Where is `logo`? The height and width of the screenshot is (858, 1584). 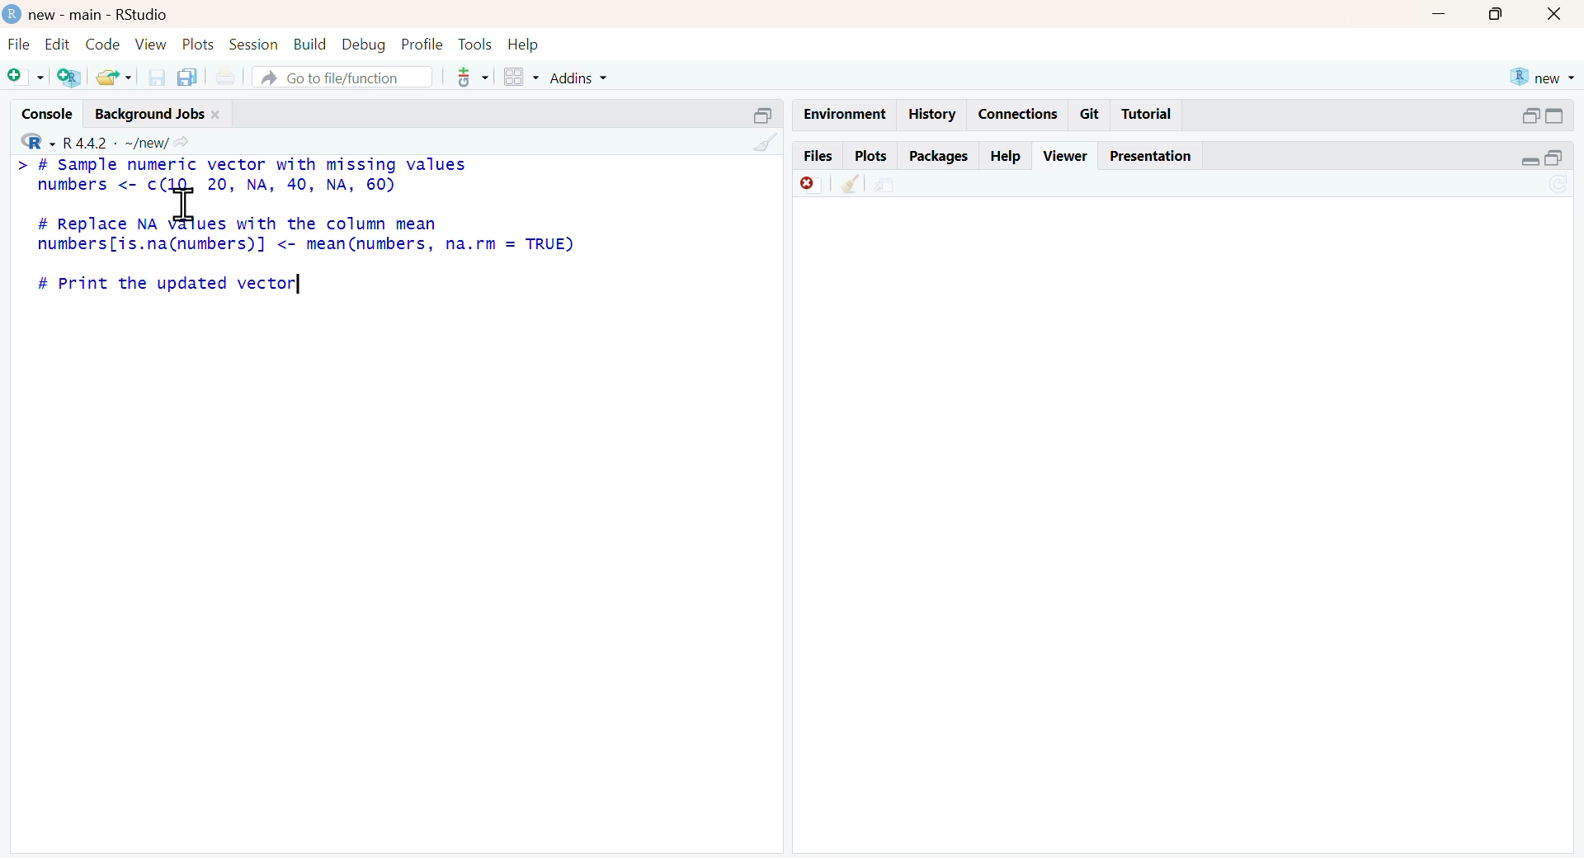
logo is located at coordinates (13, 14).